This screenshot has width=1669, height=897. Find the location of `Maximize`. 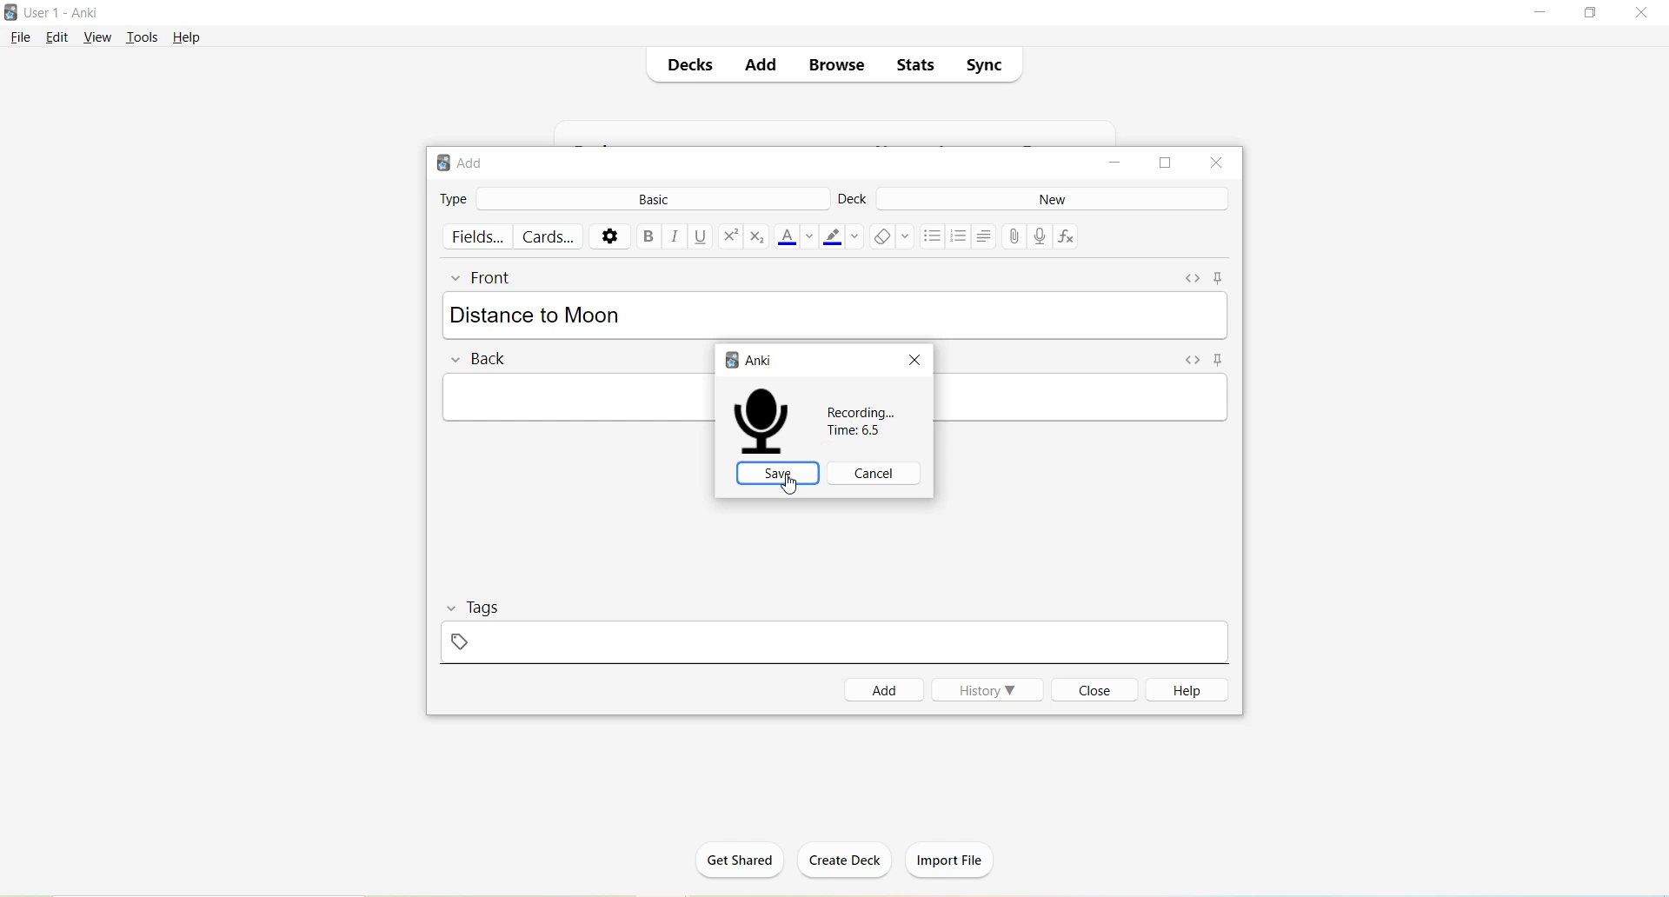

Maximize is located at coordinates (1166, 163).